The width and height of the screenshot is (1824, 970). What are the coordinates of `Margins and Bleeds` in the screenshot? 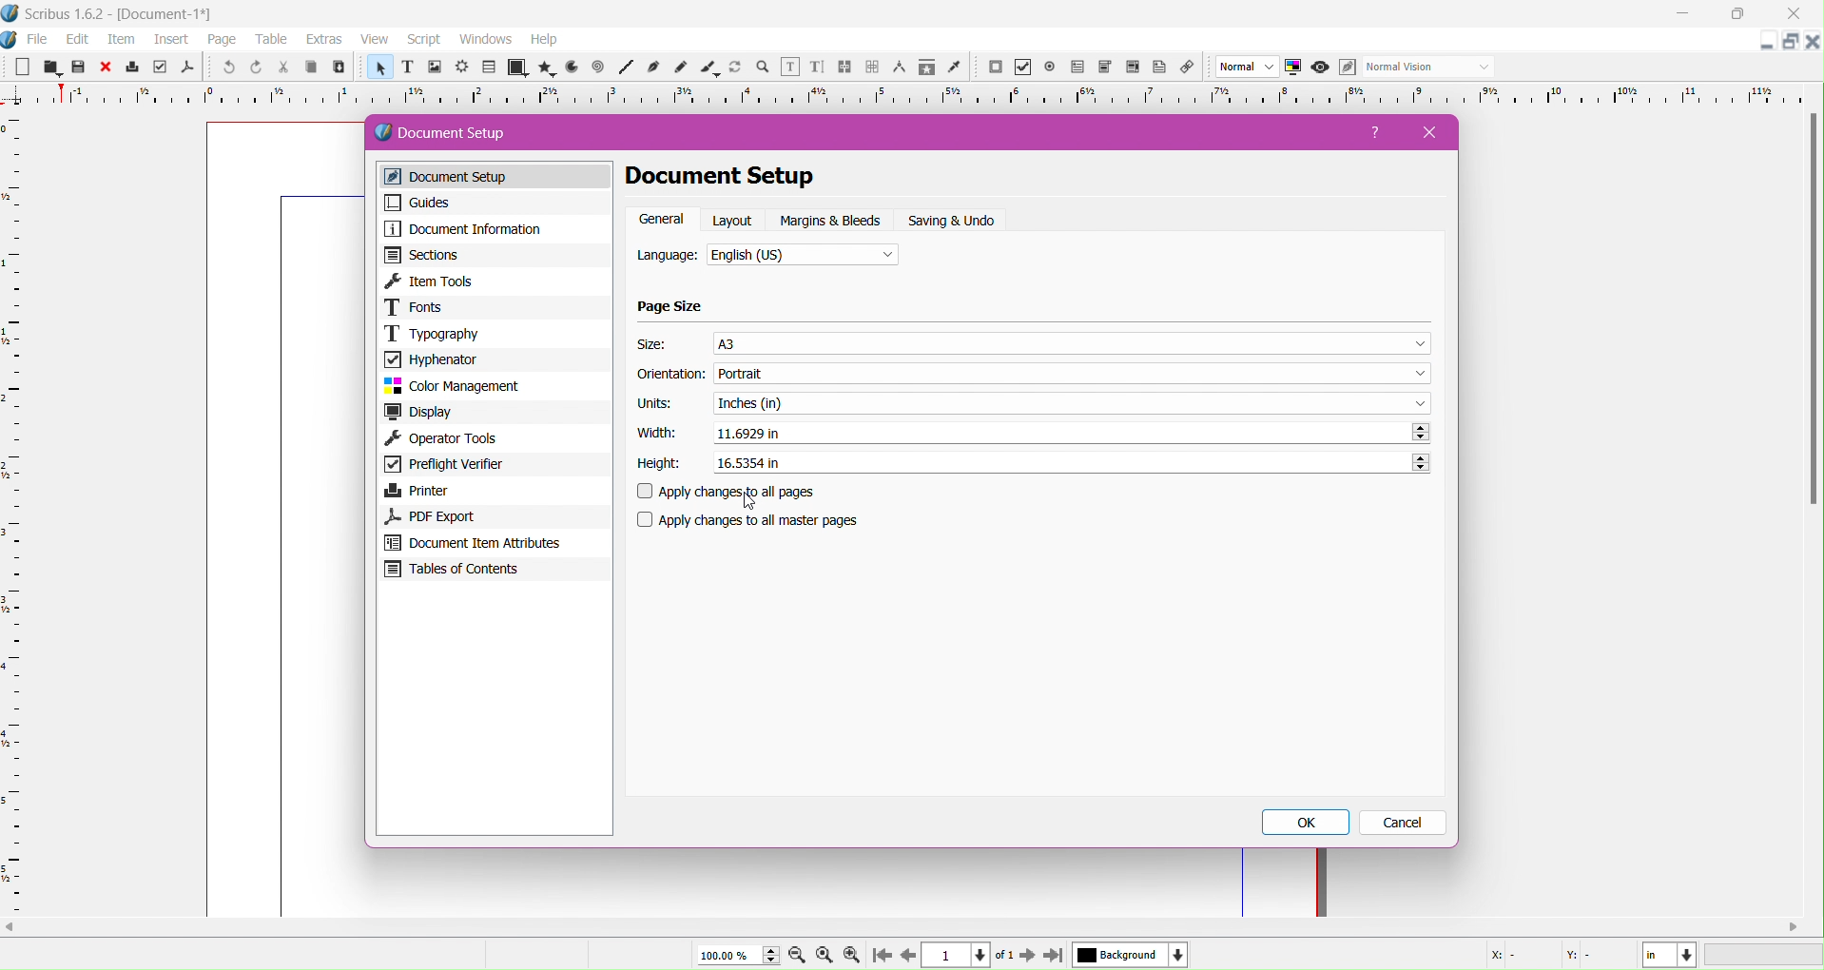 It's located at (832, 221).